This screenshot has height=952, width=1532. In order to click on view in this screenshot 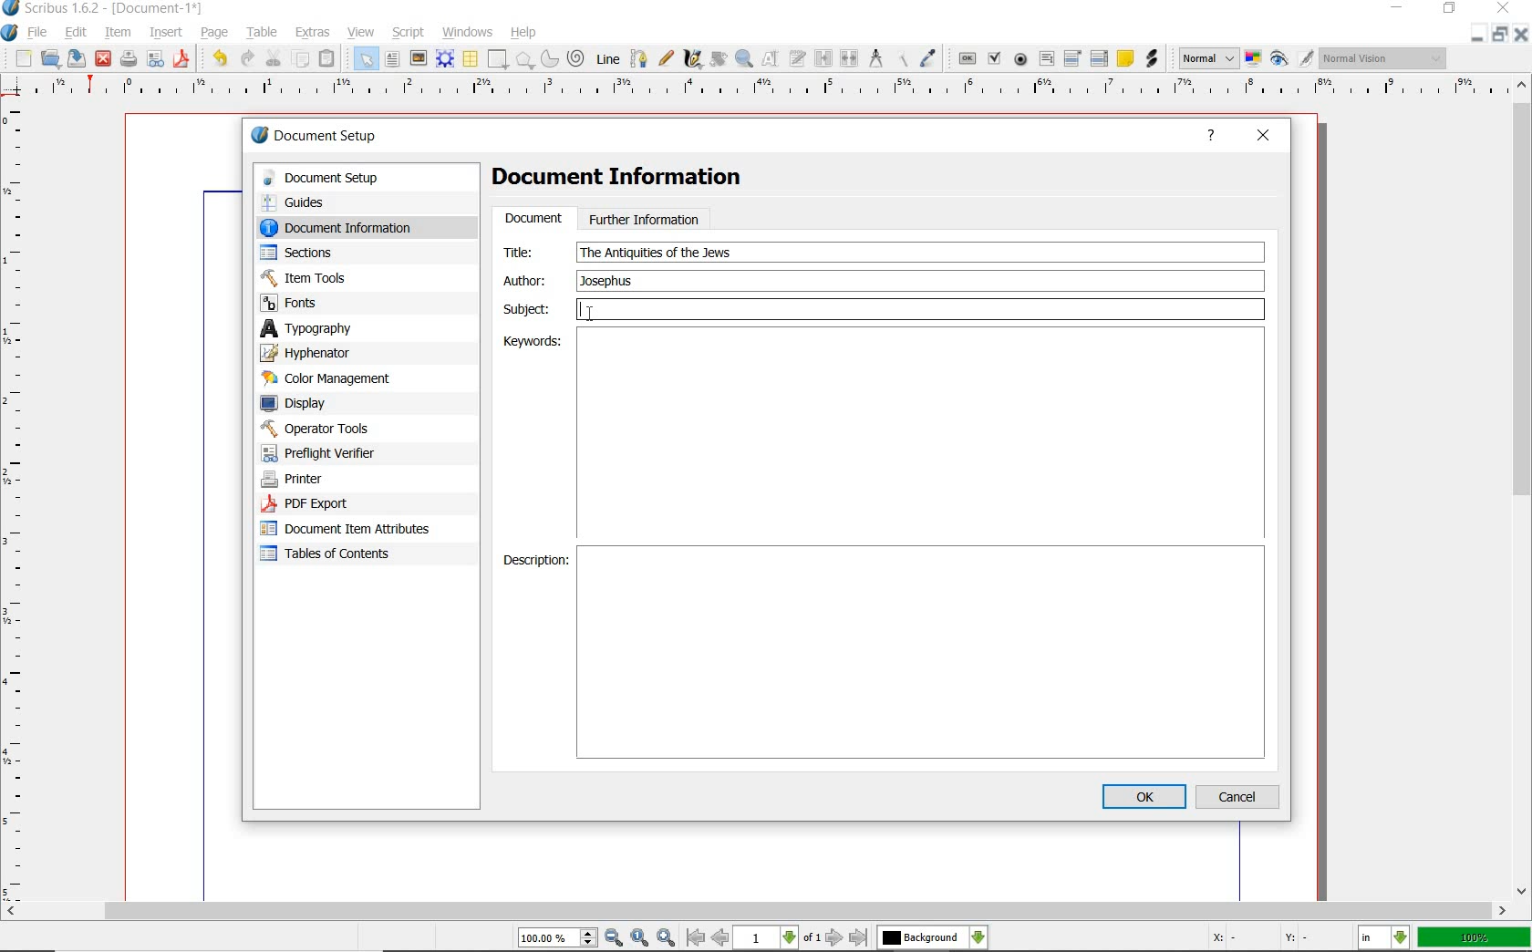, I will do `click(360, 32)`.